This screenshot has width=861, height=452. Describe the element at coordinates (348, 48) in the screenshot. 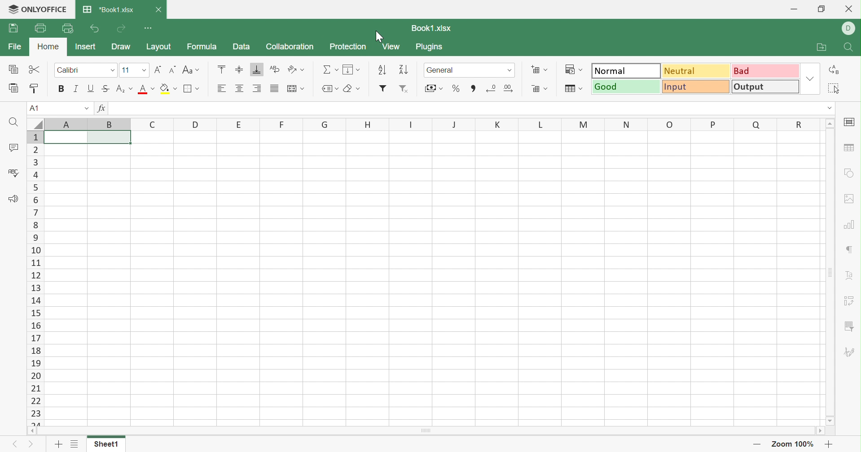

I see `Protection` at that location.